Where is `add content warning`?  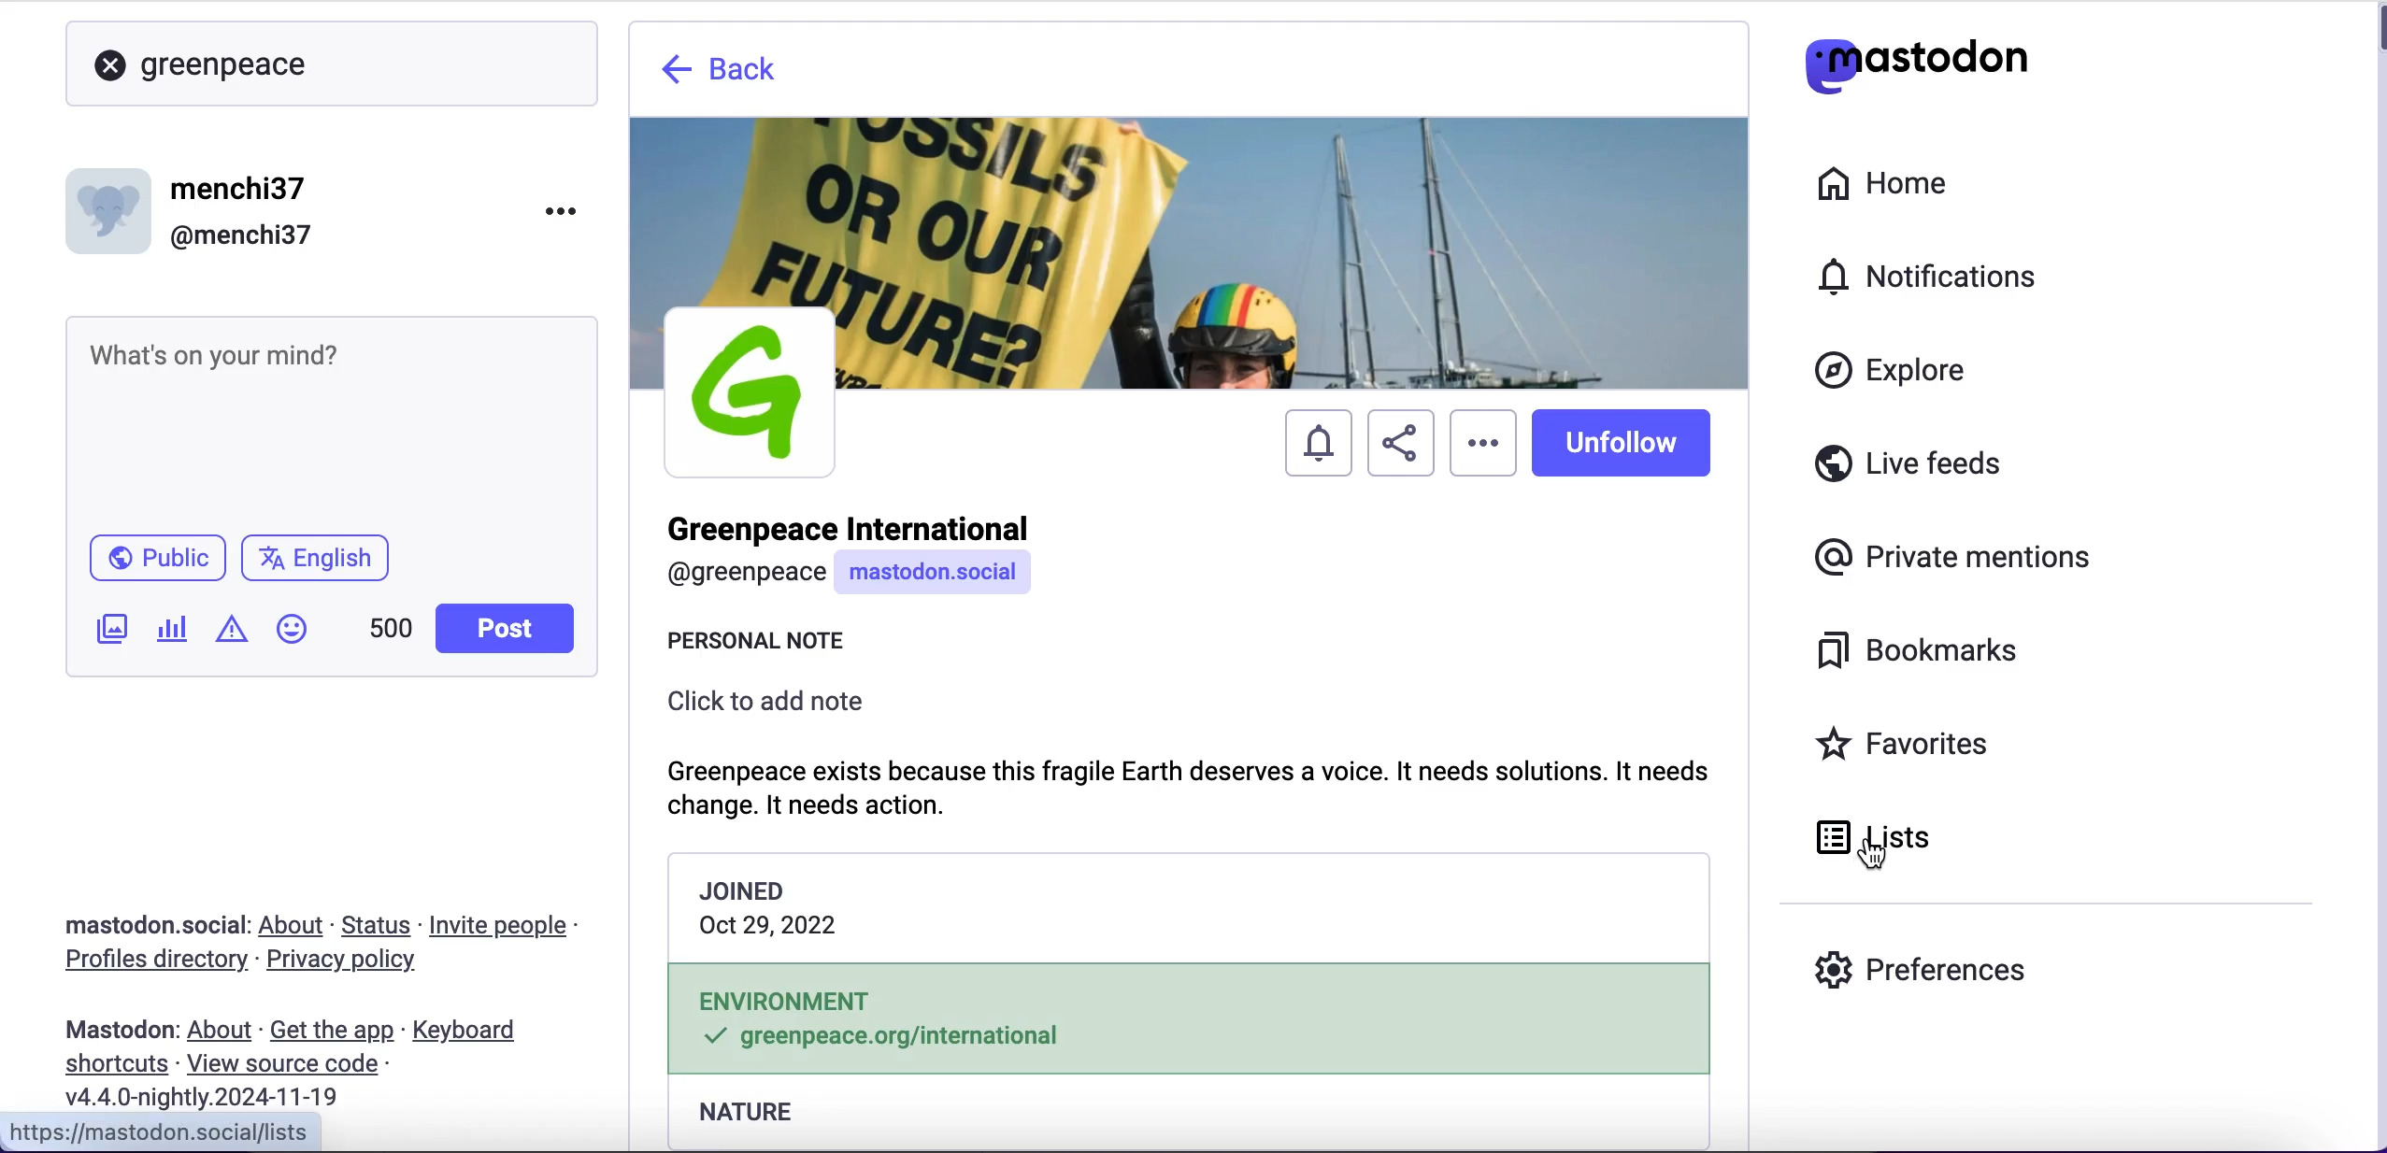
add content warning is located at coordinates (236, 632).